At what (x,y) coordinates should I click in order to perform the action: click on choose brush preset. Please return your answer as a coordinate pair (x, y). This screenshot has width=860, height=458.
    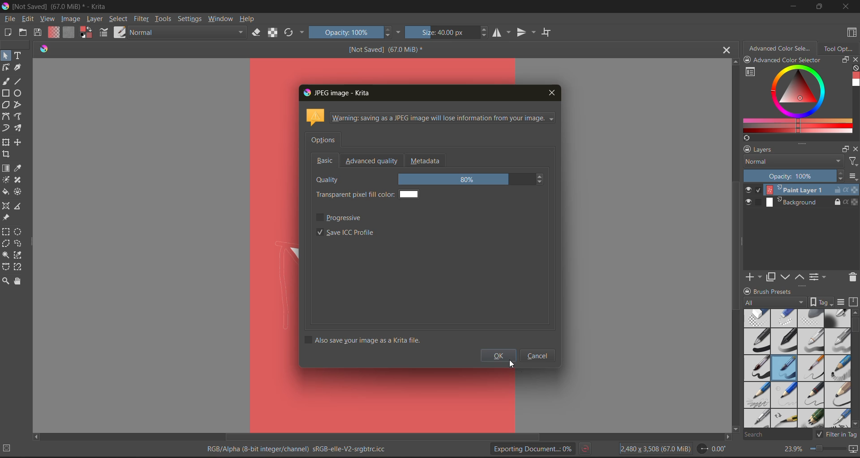
    Looking at the image, I should click on (121, 32).